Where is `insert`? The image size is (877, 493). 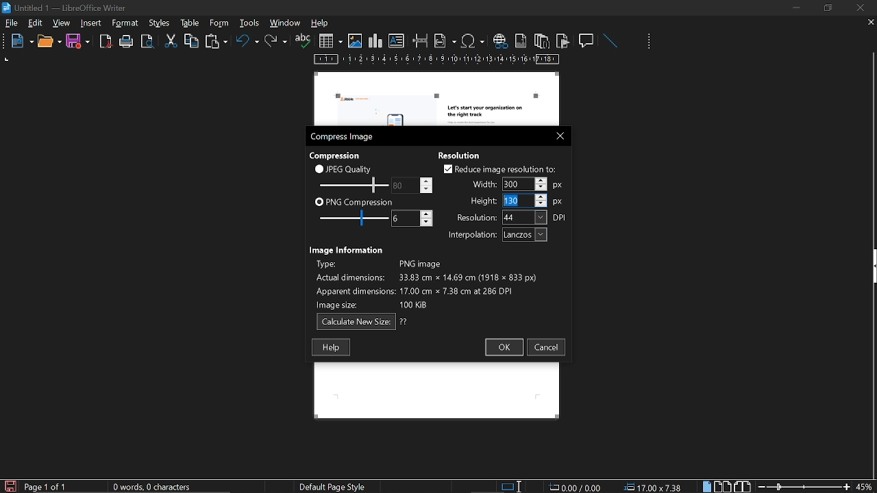
insert is located at coordinates (92, 23).